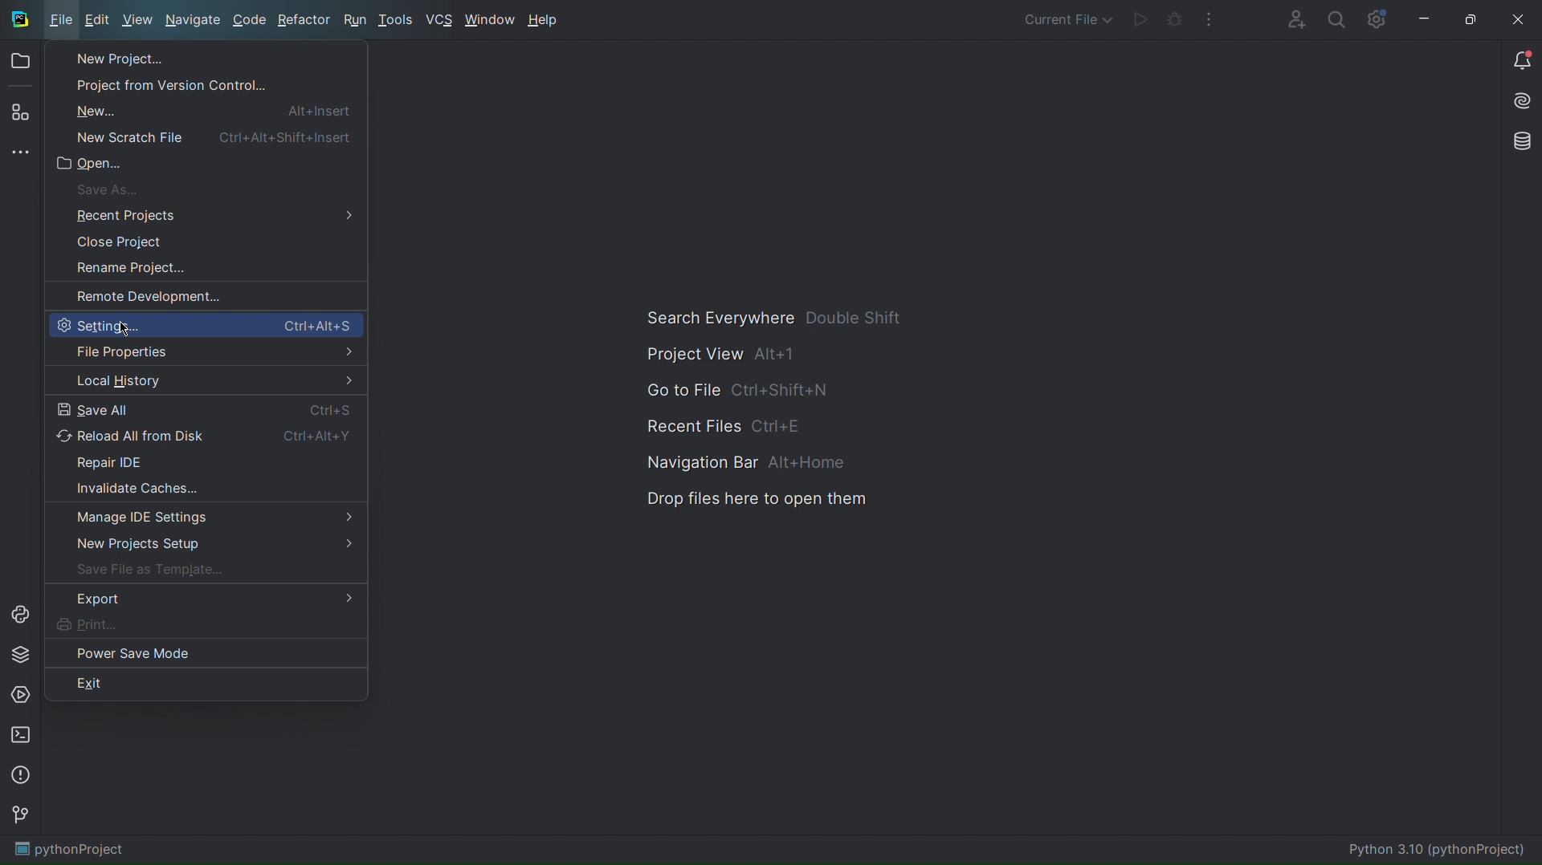 The image size is (1542, 865). I want to click on Bug Test, so click(1174, 20).